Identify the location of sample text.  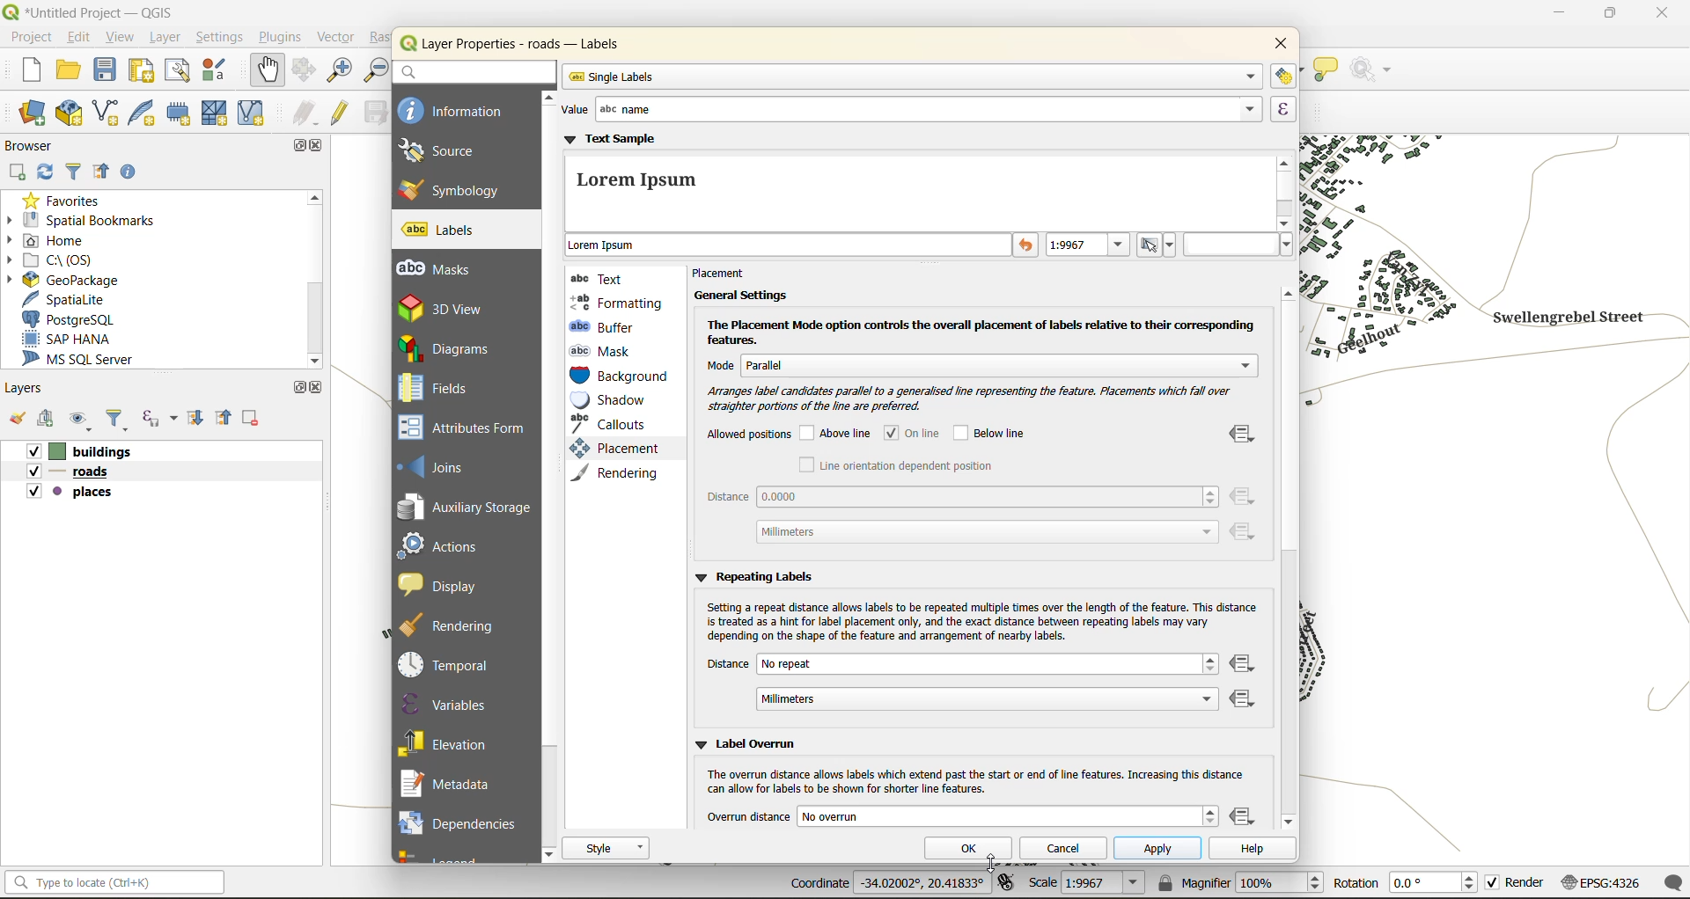
(790, 246).